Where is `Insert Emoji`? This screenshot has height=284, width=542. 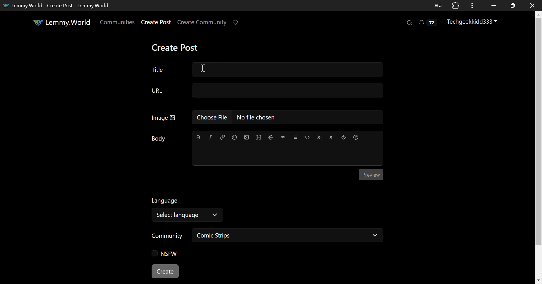 Insert Emoji is located at coordinates (234, 138).